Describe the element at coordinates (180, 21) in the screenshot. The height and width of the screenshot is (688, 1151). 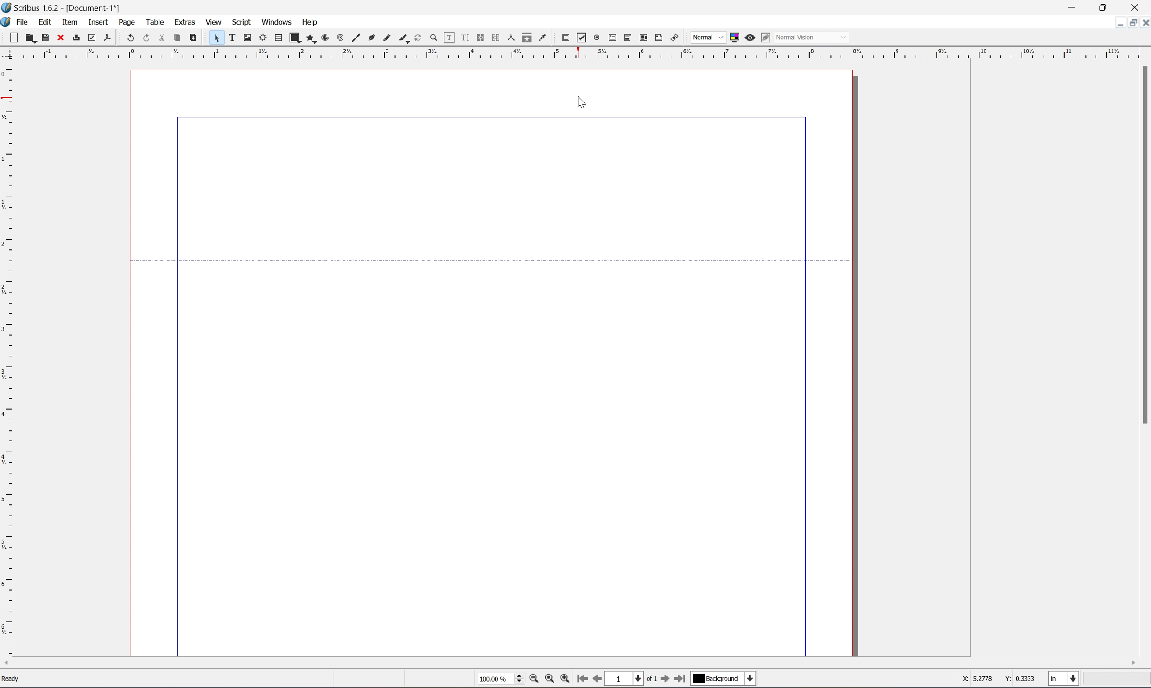
I see `extras` at that location.